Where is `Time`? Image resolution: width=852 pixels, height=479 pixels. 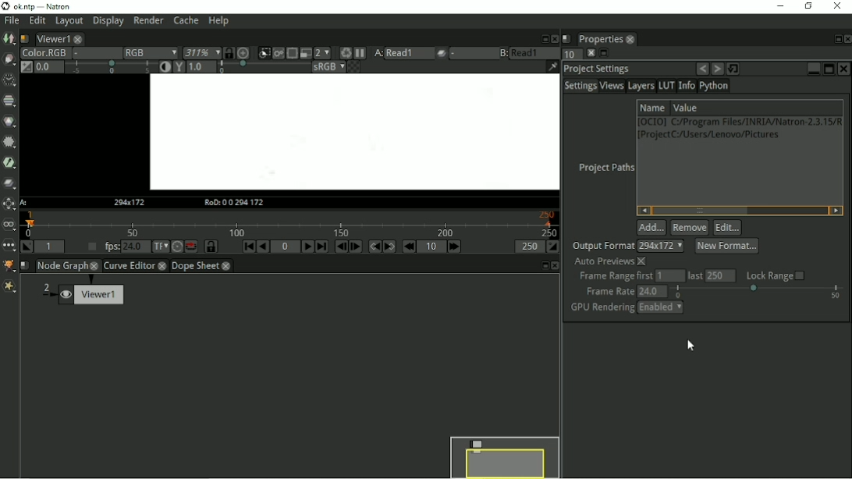
Time is located at coordinates (9, 80).